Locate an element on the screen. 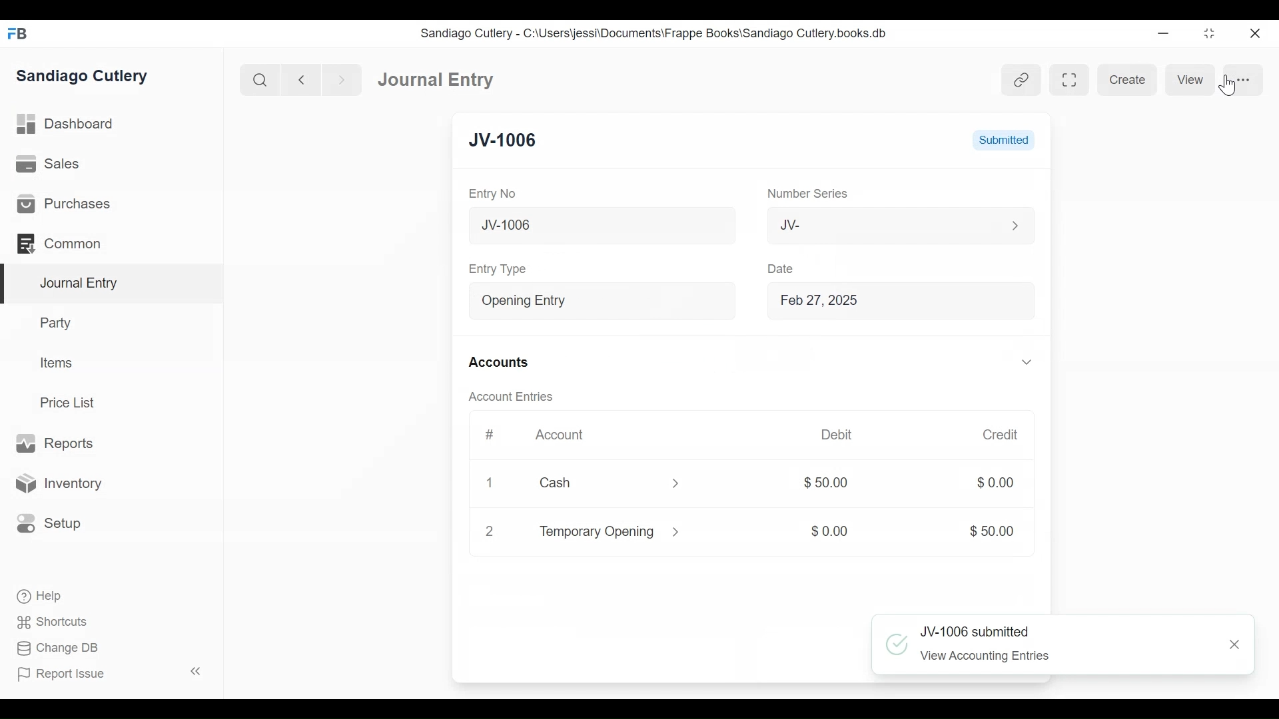  Cash is located at coordinates (592, 483).